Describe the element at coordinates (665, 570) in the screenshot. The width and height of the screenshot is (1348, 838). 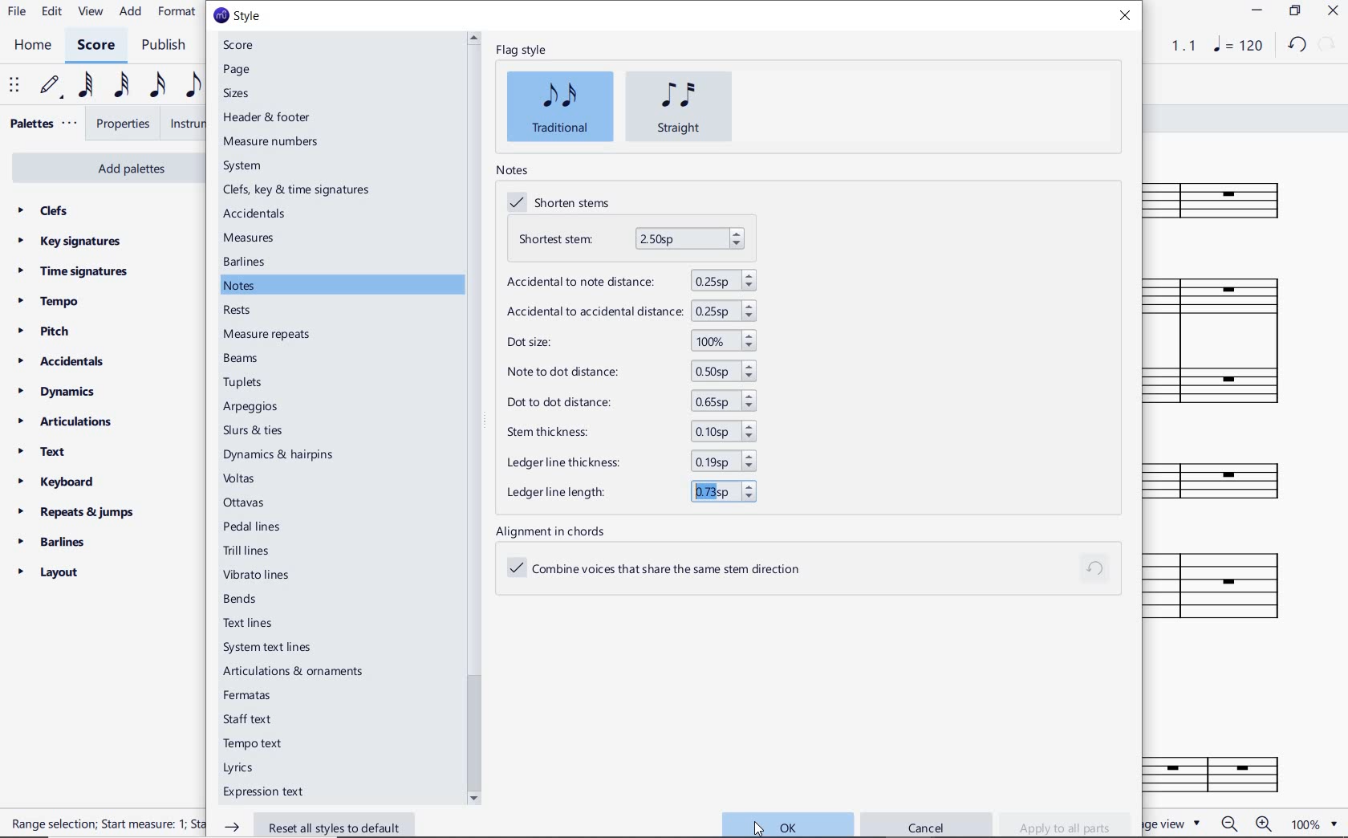
I see `combine voices that share the same stem direction` at that location.